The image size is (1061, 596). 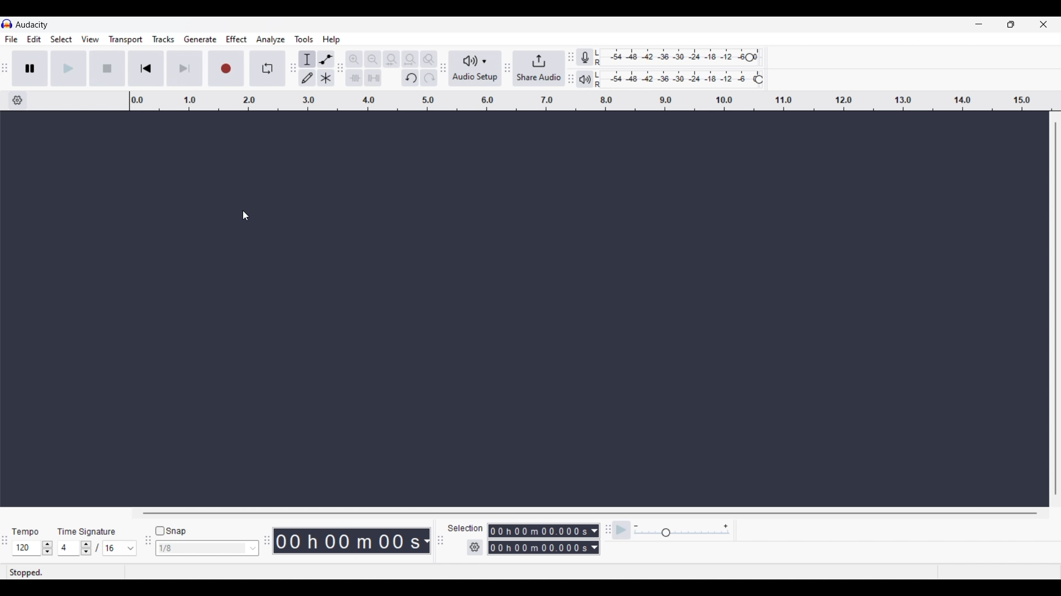 I want to click on Close interface, so click(x=1043, y=24).